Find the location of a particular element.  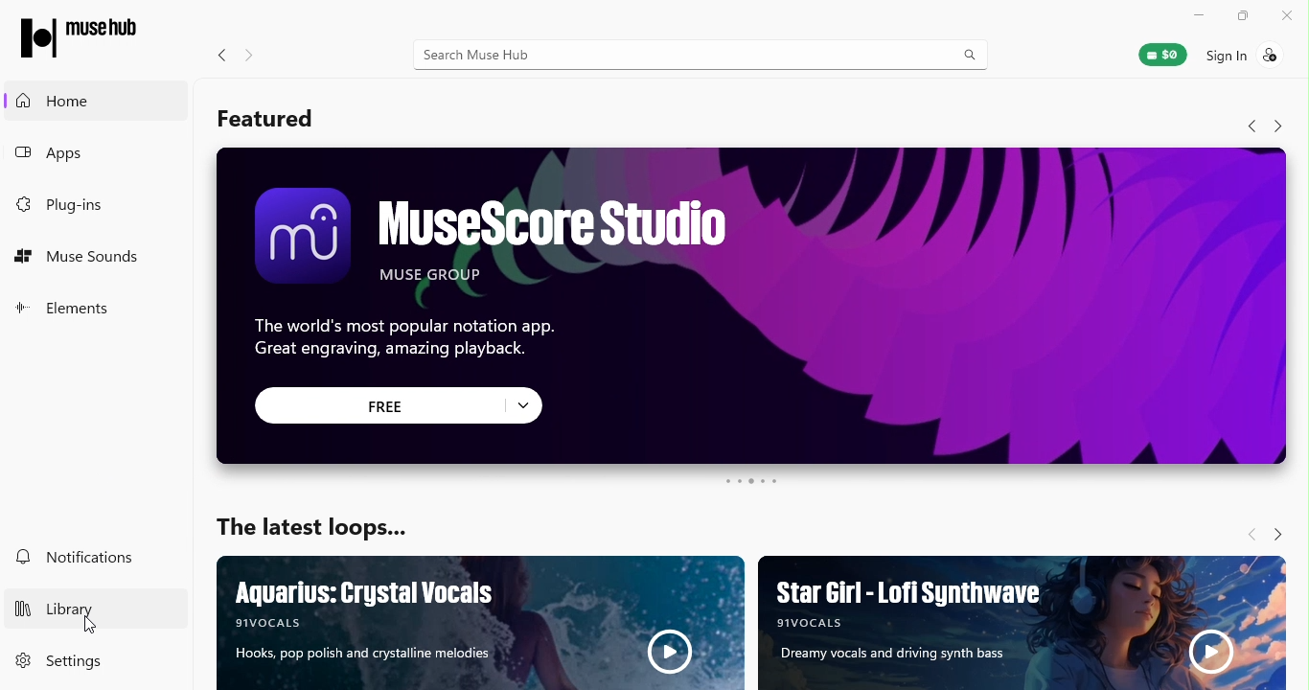

Navigate forward is located at coordinates (1273, 534).